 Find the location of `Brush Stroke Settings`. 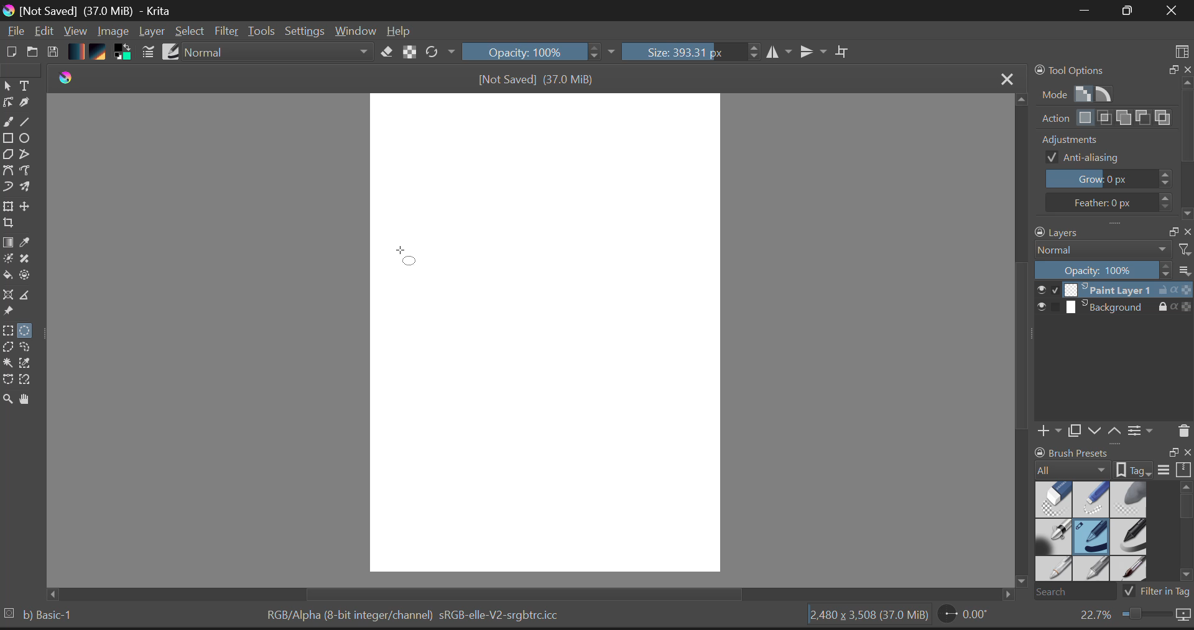

Brush Stroke Settings is located at coordinates (147, 52).